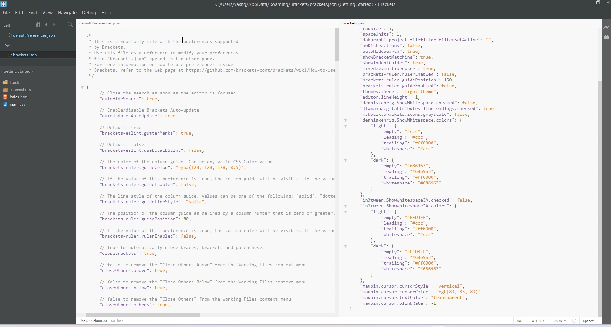  What do you see at coordinates (205, 165) in the screenshot?
I see `RE I
I”
* This is a read-only file with the preferences supported
* by Brackets.
* Use this file as a reference to modify your preferences
* file "brackets.json" opened in the other pane.
* For more information on how to use preferences inside
* Brackets, refer to the web page at https://github.com/brackets-cont/brackets/wiki/How-to-U:
*/
{
// Close the search as soon as the editor is focused
“autoHideSearch”: true,
// Enable/disable Brackets Auto-update
“autoUpdate. AutoUpdate”: true,
// Default: true
“brackets-eslint.gutterMarks": true,
// Default: false
“brackets-eslint.uselocalESLint": false,
// The color of the column guide. Can be any valid CSS Color value.
“brackets-ruler.guideColor": "rgba(128, 128, 128, ©.5)",
// Tf the value of this preference is true, the column guide will be visible. If the val:
“brackets-ruler.guideEnabled": false,
// The line style of the column guide. Values can be one of the following: “solid”, "dott
“brackets-ruler.guidelineStyle": "solid",
// The position of the column guide as defined by a column number that is zero or greater
“brackets-ruler.guidePosition": 89,
// Tf the value of this preference is true, the column ruler will be visible. If the val:
“brackets-ruler.rulerEnabled": false,
// true to automatically close braces, brackets and parentheses
“closeBrackets": true,
// false to remove the "Close Others Above” from the Working Files context menu
“closeOthers.above": true,
// false to remove the "Close Others Below” from the Working Files context menu
“closeOthers.below": true,
// false to remove the "Close Others” from the Working Files context menu
"closeOthers.others”: true,` at bounding box center [205, 165].